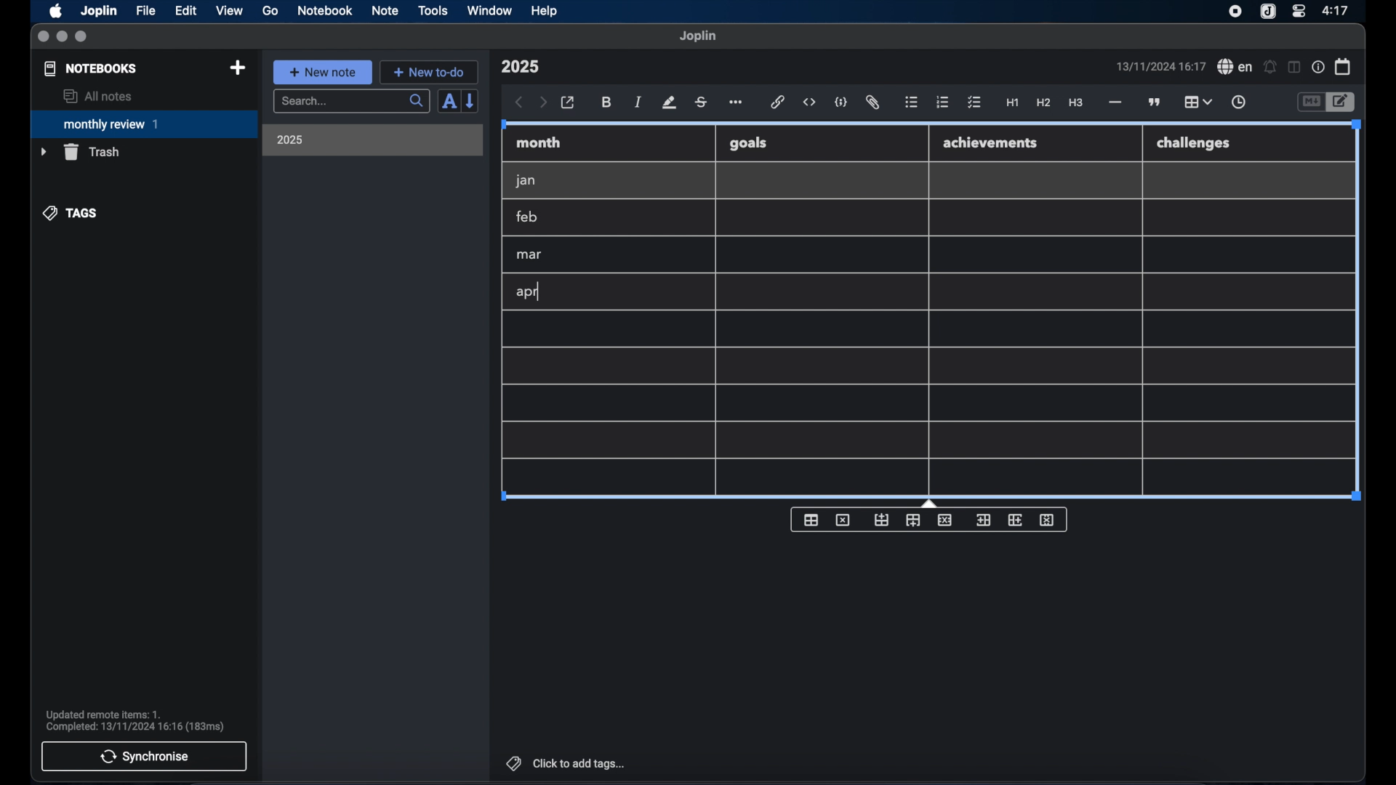 This screenshot has height=785, width=1396. What do you see at coordinates (519, 102) in the screenshot?
I see `back` at bounding box center [519, 102].